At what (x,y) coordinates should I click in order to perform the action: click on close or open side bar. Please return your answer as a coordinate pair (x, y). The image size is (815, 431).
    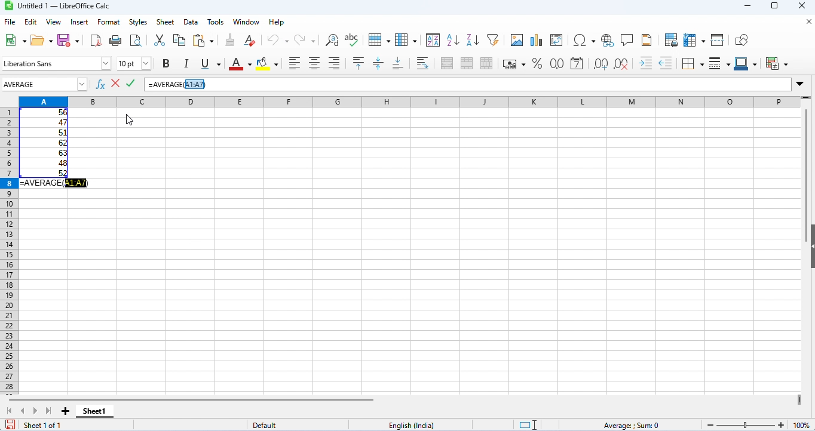
    Looking at the image, I should click on (810, 255).